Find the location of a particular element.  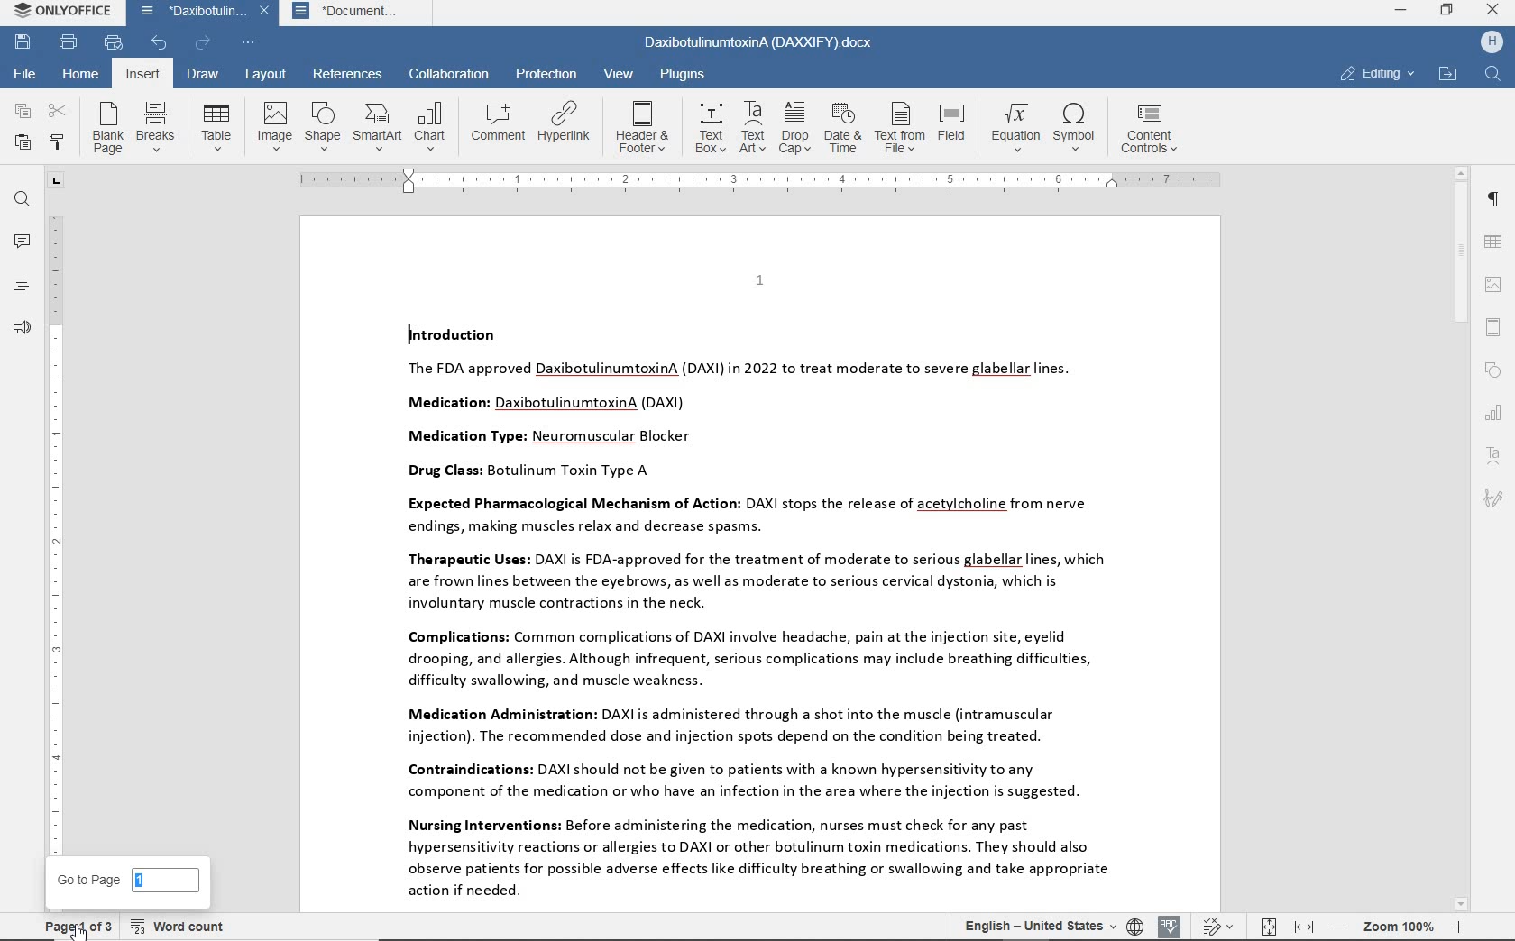

find is located at coordinates (23, 202).